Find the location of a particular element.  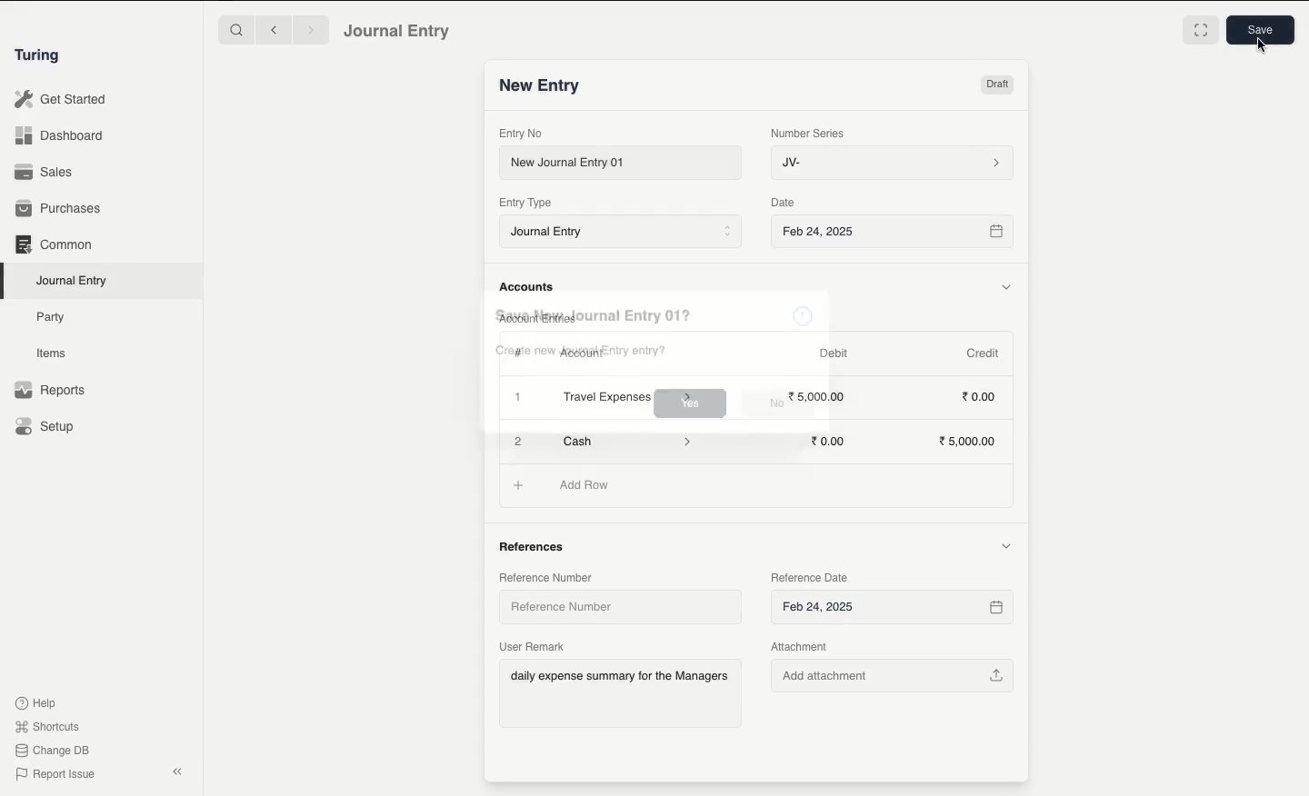

Reference Number is located at coordinates (547, 577).